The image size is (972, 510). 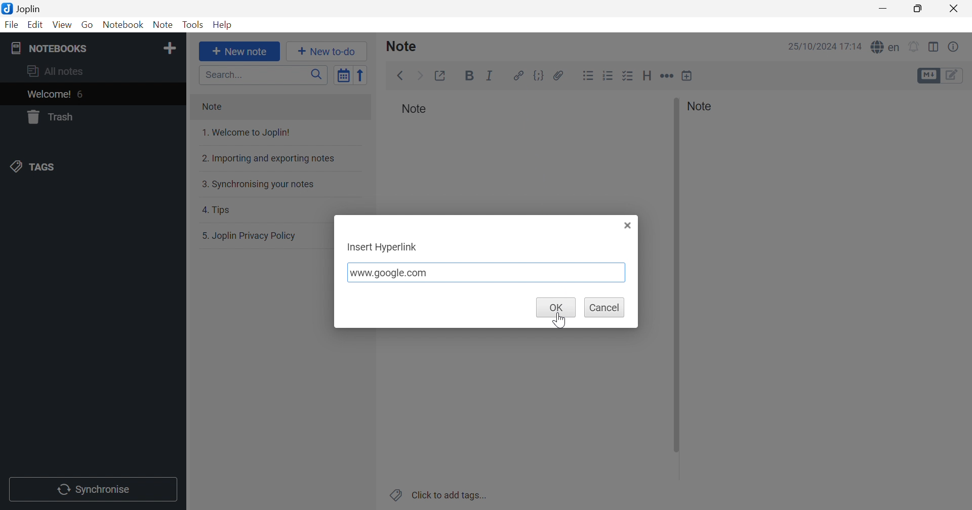 What do you see at coordinates (222, 26) in the screenshot?
I see `Help` at bounding box center [222, 26].